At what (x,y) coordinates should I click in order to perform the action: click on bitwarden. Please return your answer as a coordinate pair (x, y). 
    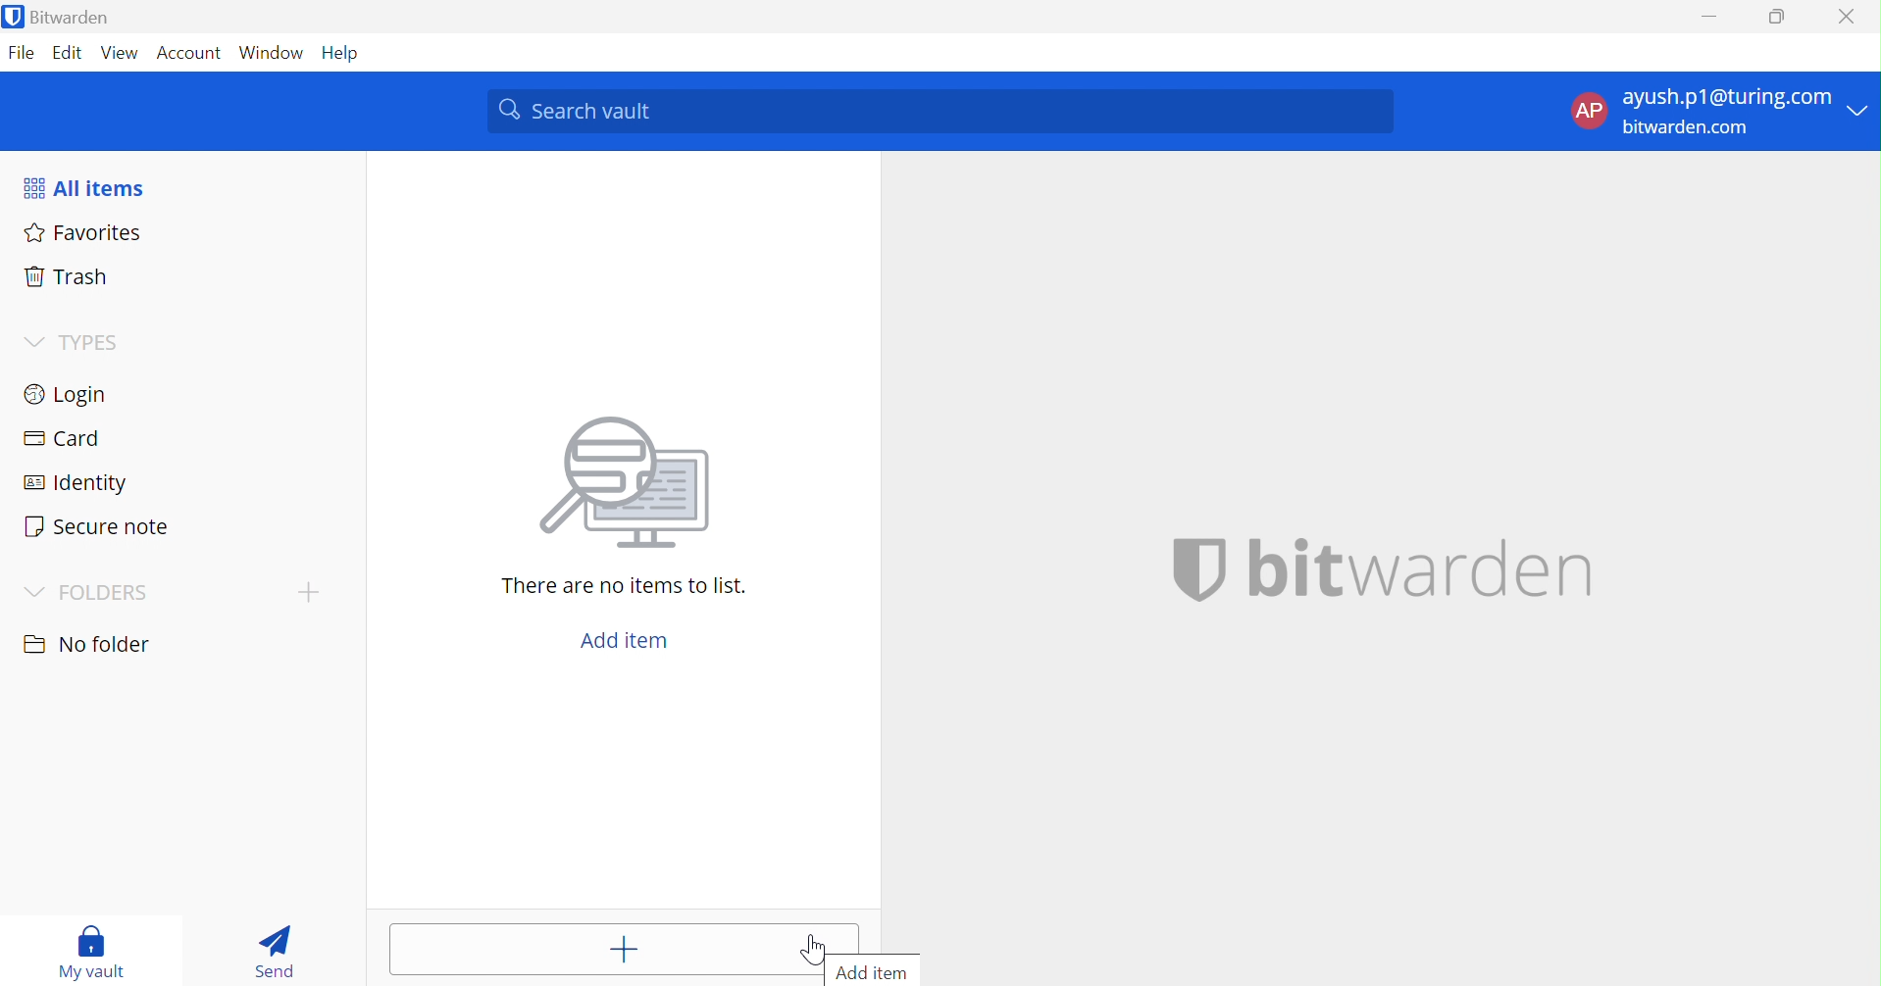
    Looking at the image, I should click on (1386, 570).